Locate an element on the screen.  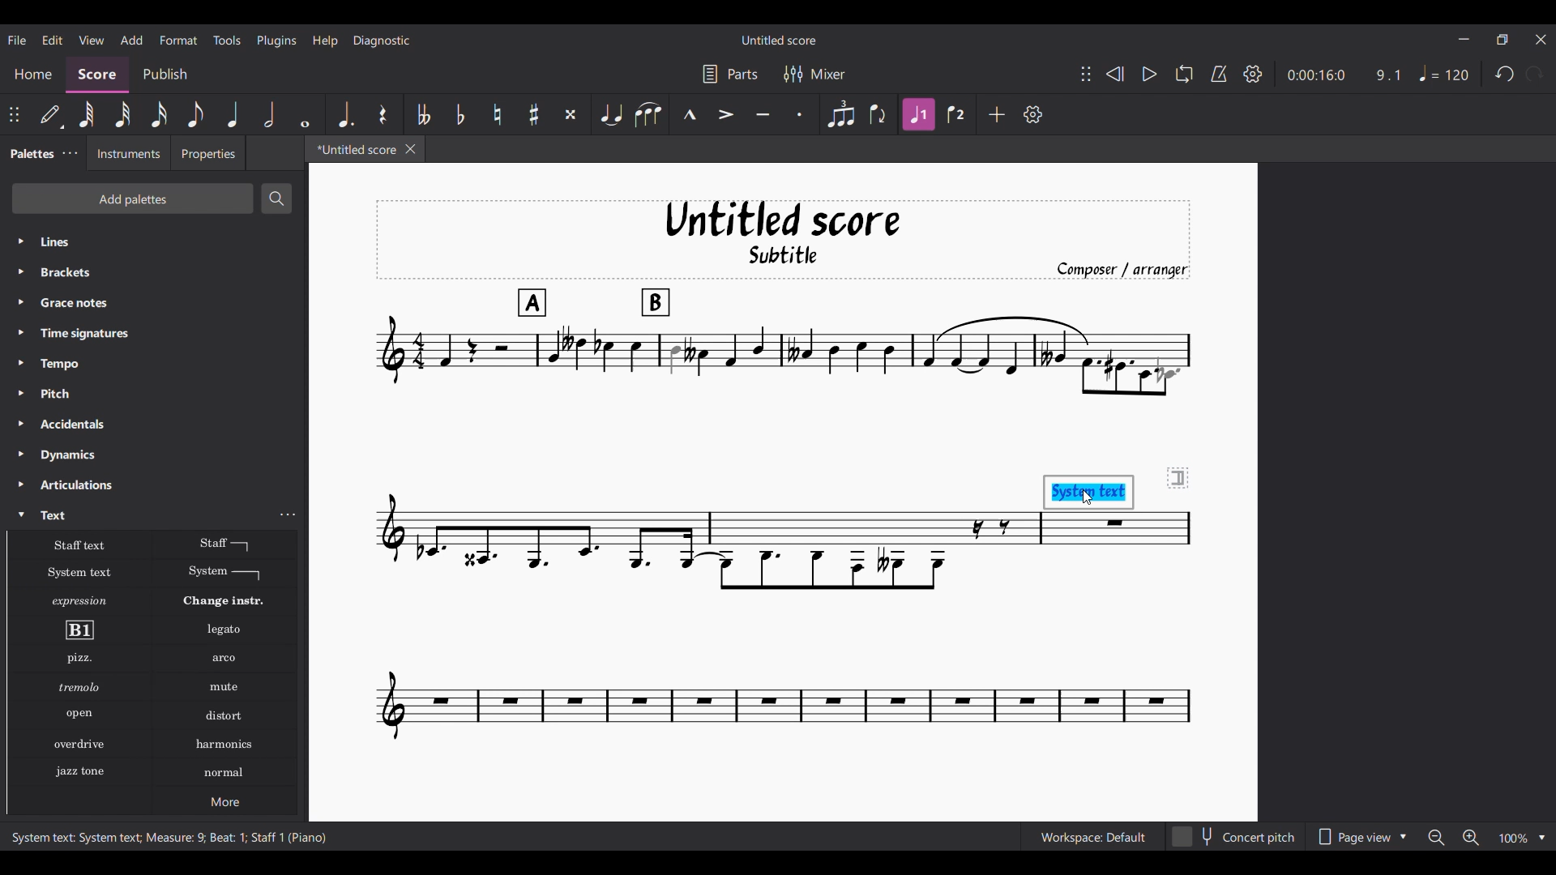
Tremolo is located at coordinates (79, 686).